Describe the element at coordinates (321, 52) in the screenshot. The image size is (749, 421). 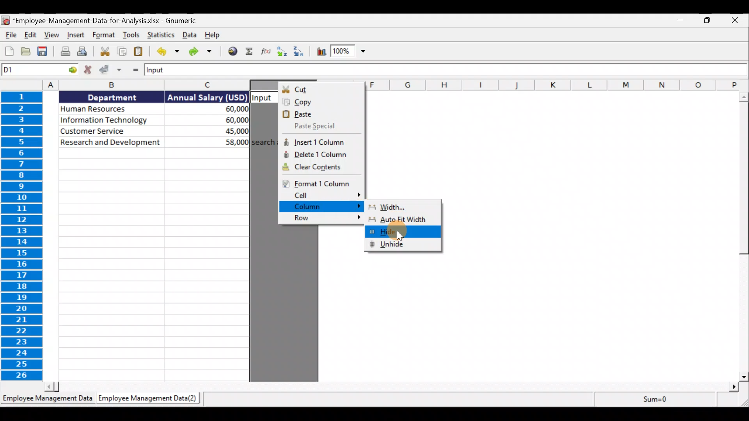
I see `Insert a chart` at that location.